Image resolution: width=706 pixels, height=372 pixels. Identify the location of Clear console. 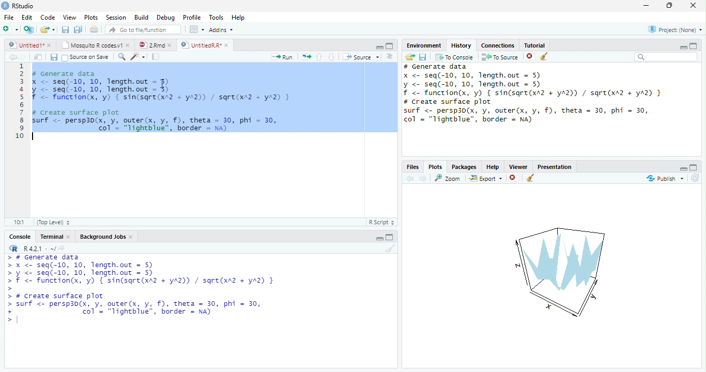
(391, 248).